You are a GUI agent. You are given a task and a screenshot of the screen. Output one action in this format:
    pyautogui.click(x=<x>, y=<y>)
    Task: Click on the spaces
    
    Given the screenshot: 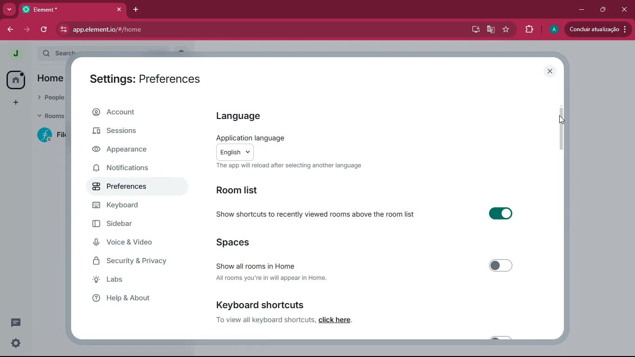 What is the action you would take?
    pyautogui.click(x=254, y=243)
    